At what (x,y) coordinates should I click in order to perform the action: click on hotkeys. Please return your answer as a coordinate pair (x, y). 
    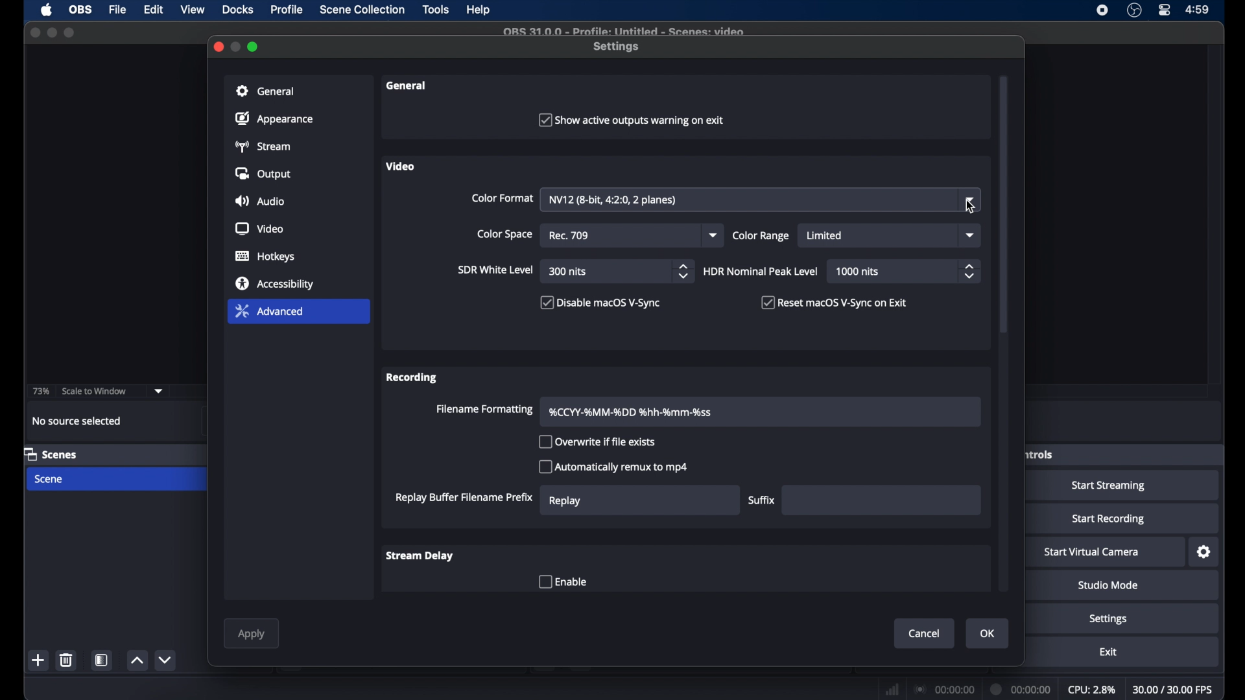
    Looking at the image, I should click on (265, 257).